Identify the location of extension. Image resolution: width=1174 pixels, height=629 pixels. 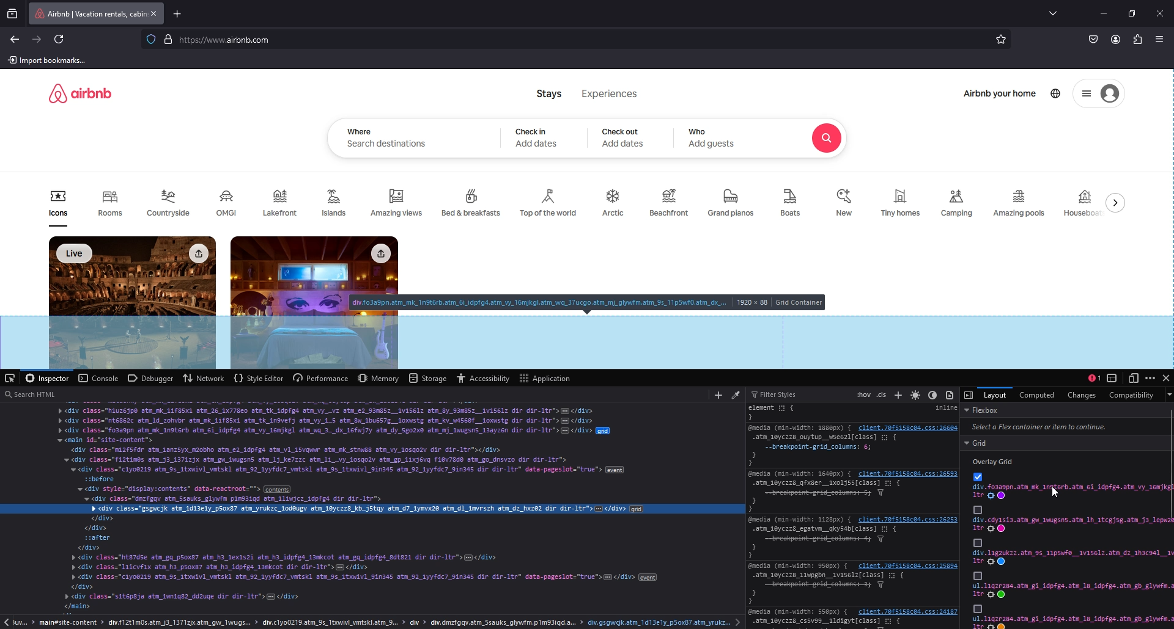
(1137, 40).